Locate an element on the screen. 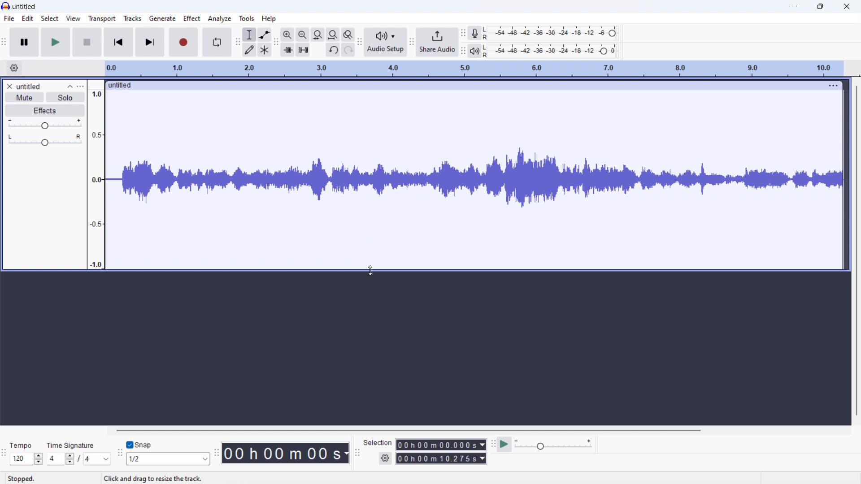 This screenshot has width=861, height=484. set snapping is located at coordinates (169, 459).